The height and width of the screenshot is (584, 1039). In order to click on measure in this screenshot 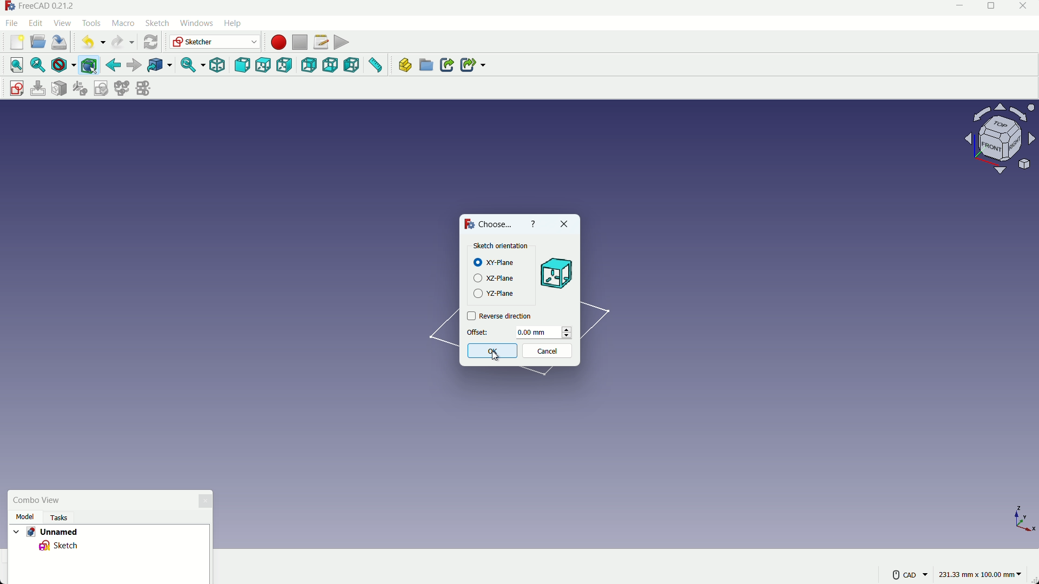, I will do `click(374, 65)`.